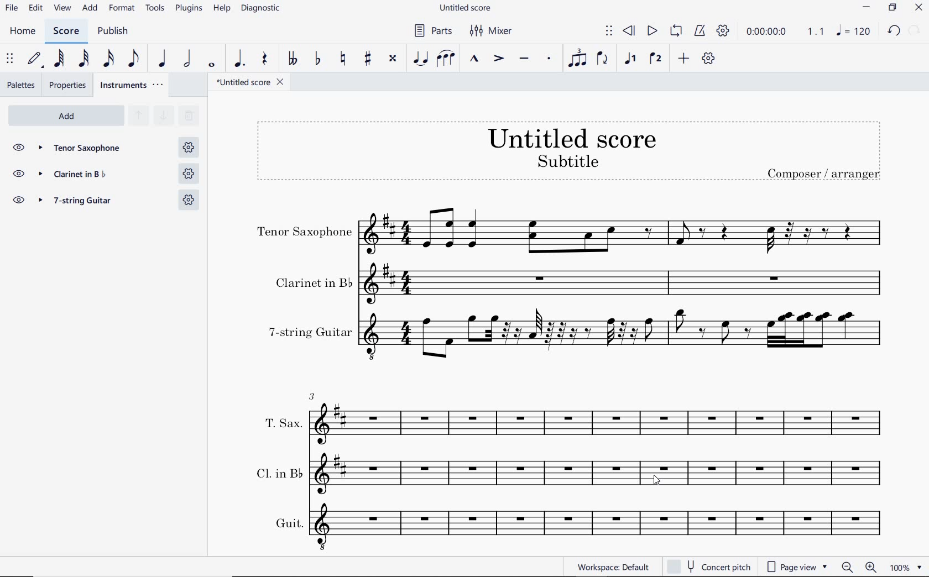 The image size is (929, 577). Describe the element at coordinates (894, 32) in the screenshot. I see `UNDO` at that location.